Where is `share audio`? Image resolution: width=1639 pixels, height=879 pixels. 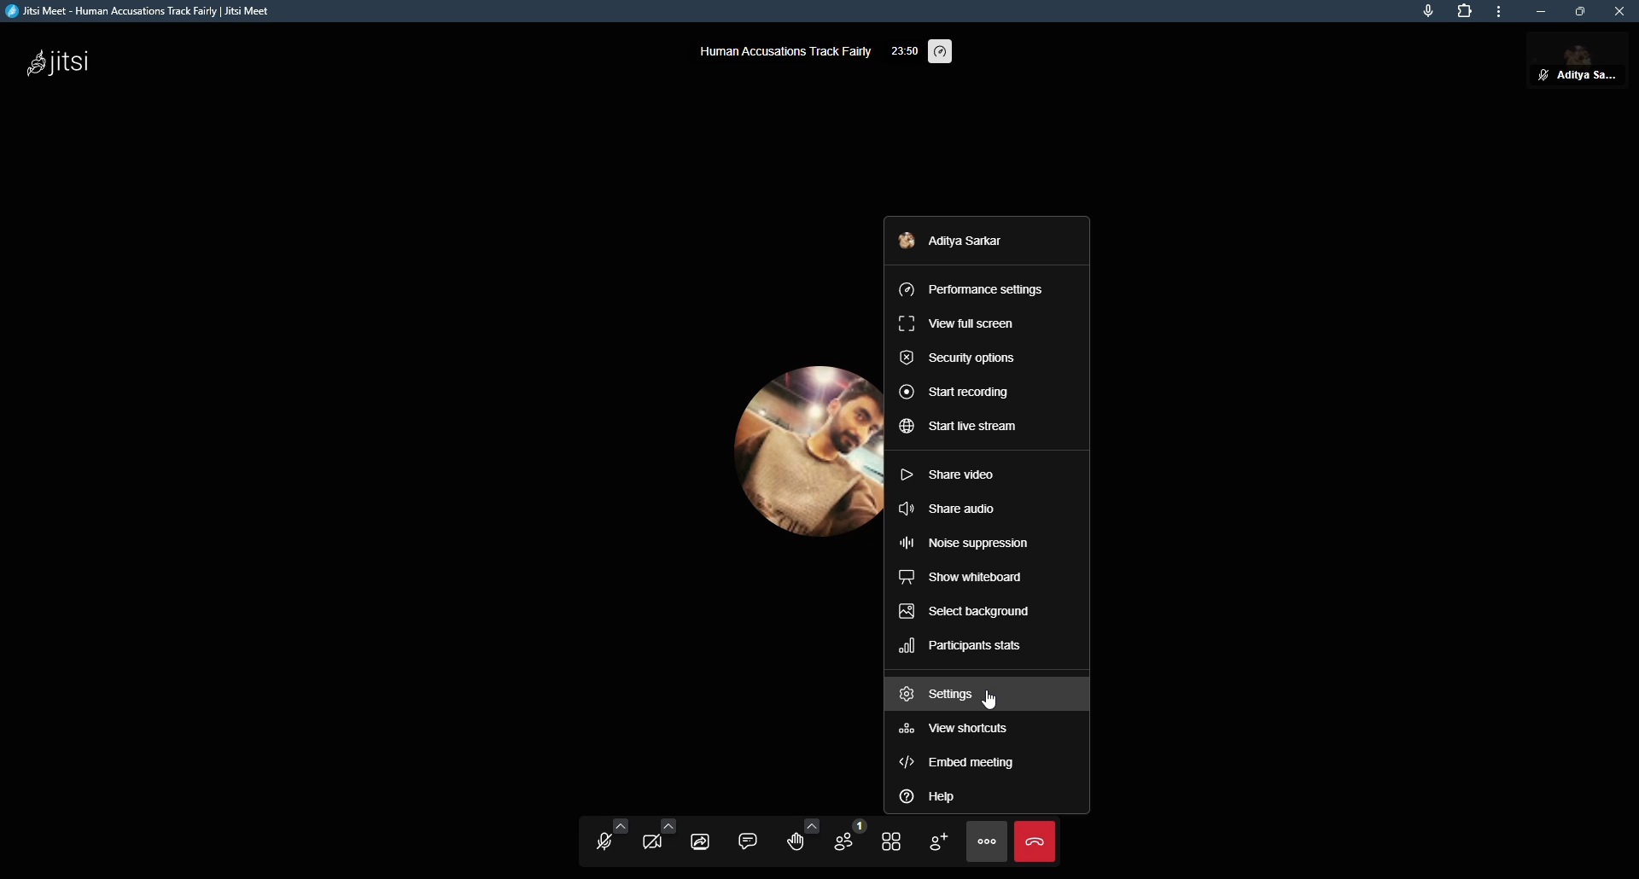 share audio is located at coordinates (946, 508).